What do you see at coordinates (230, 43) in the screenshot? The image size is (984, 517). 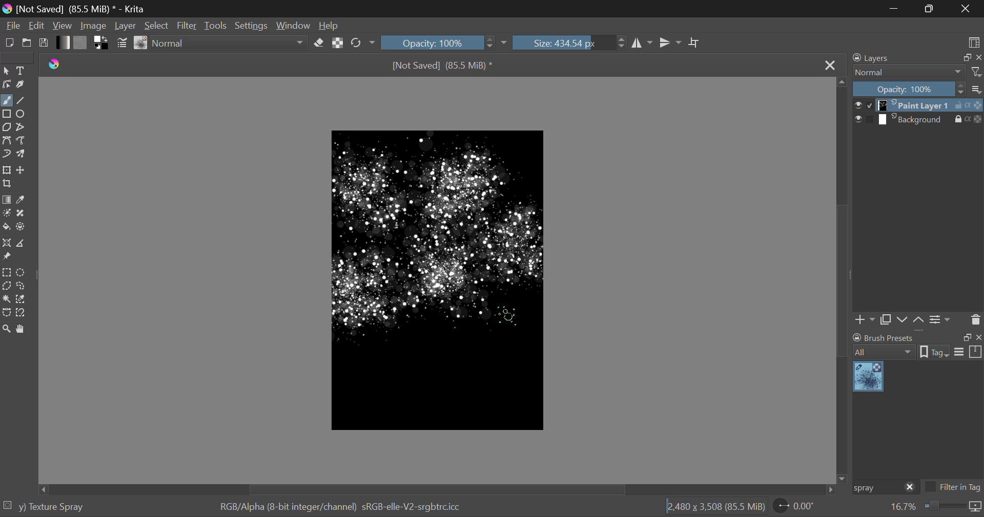 I see `Blending Mode` at bounding box center [230, 43].